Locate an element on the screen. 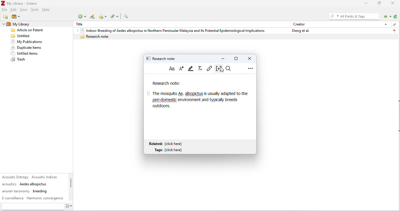  insert link is located at coordinates (209, 68).